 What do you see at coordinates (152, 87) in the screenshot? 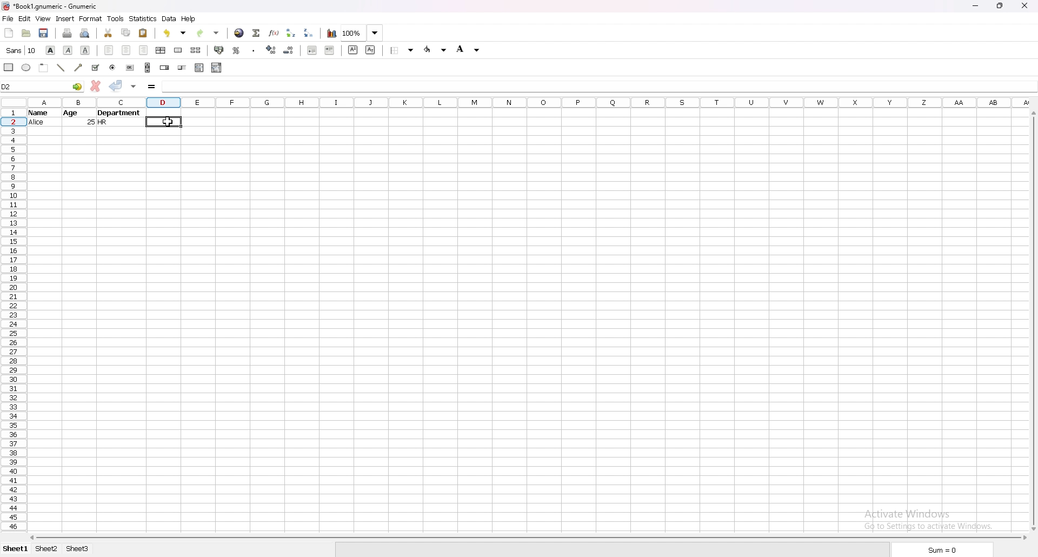
I see `formula` at bounding box center [152, 87].